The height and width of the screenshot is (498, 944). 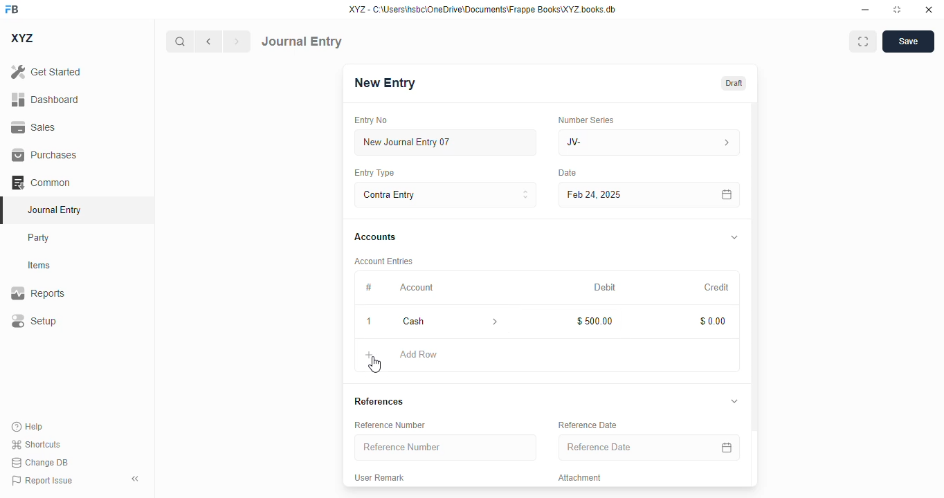 I want to click on toggle expand/collapse, so click(x=735, y=237).